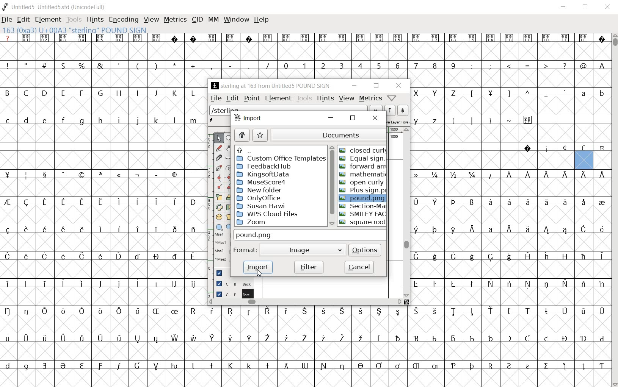  What do you see at coordinates (175, 339) in the screenshot?
I see `Symbol` at bounding box center [175, 339].